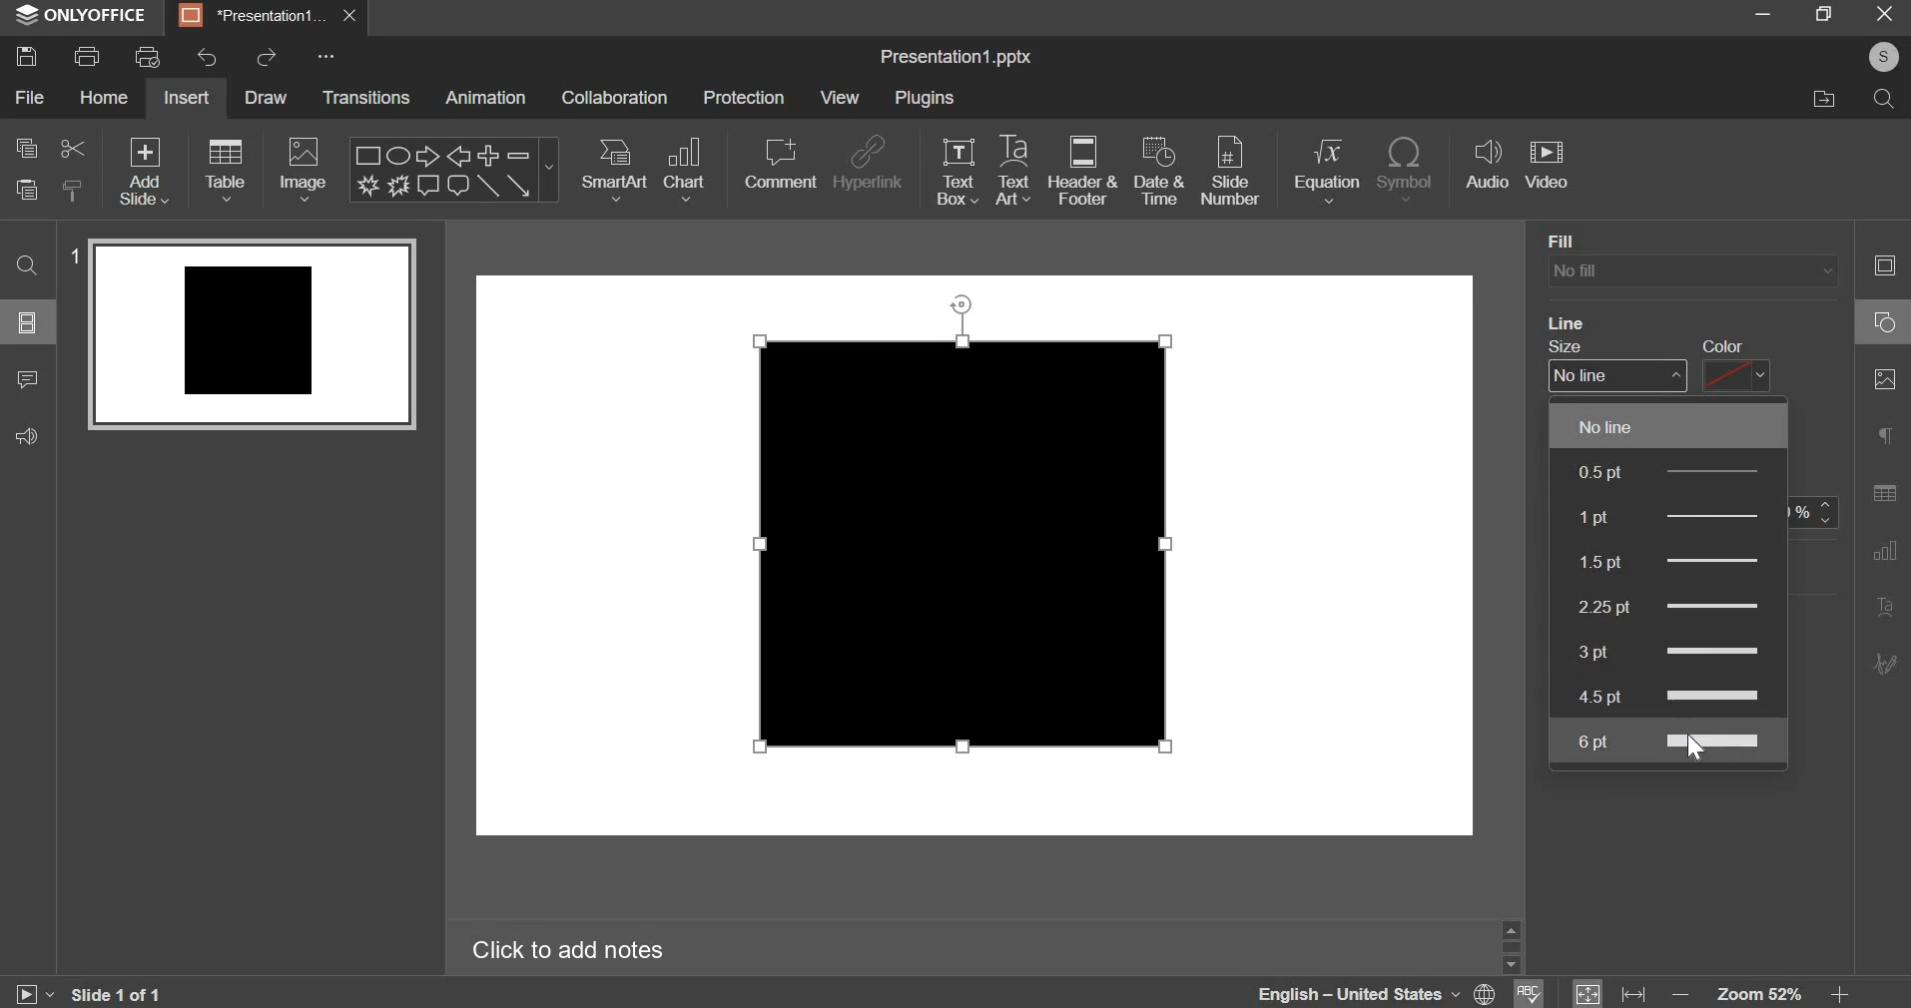 This screenshot has width=1911, height=1008. What do you see at coordinates (1407, 169) in the screenshot?
I see `symbol` at bounding box center [1407, 169].